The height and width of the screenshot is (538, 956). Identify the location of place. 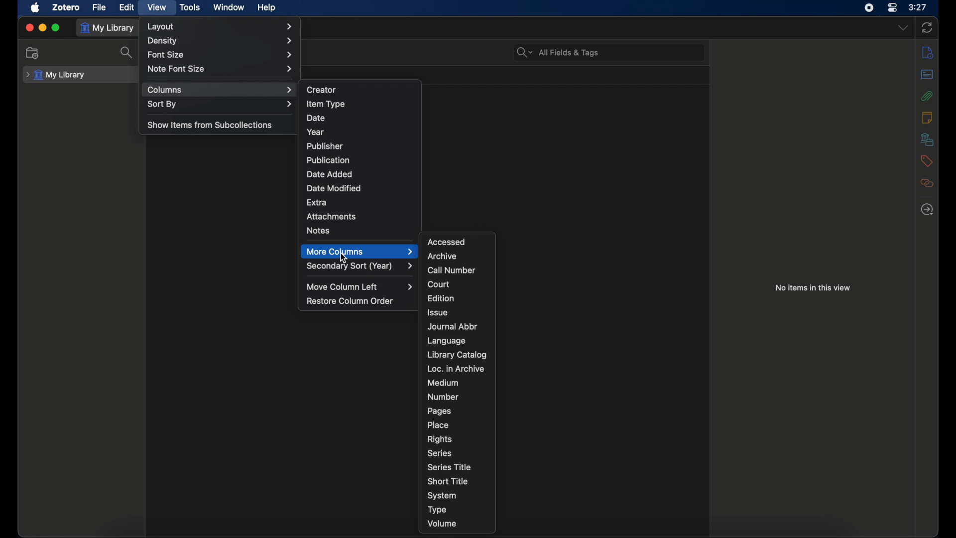
(438, 425).